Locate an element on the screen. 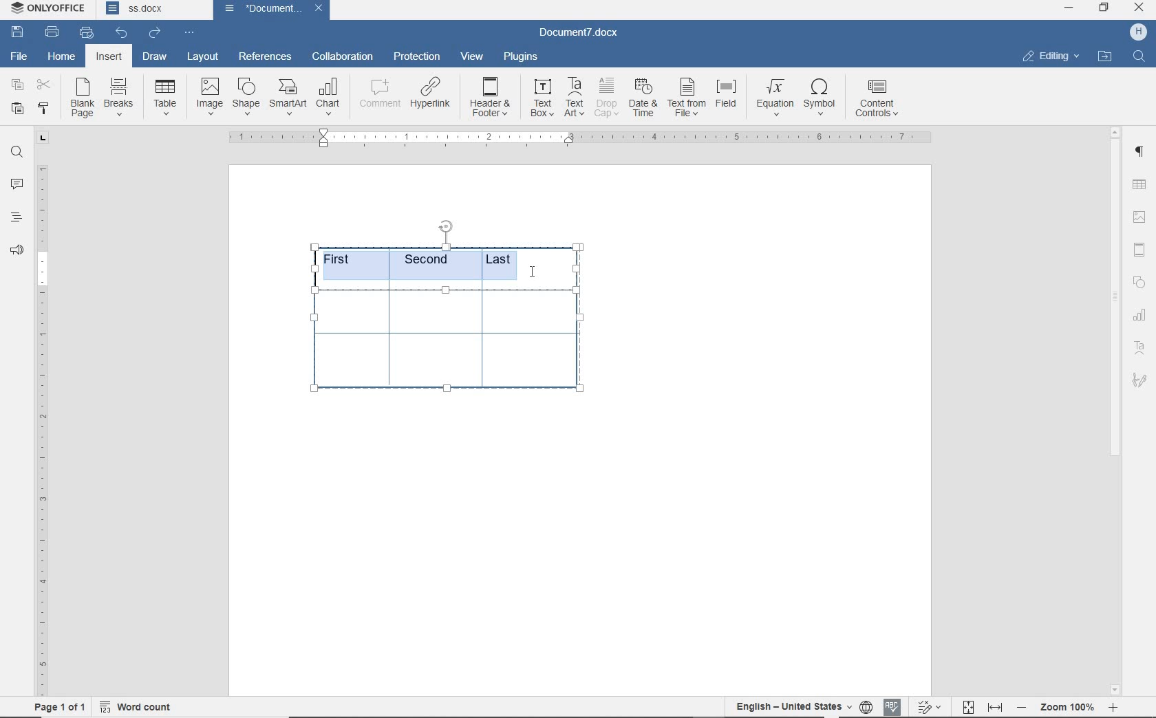 This screenshot has height=718, width=1156. equation is located at coordinates (775, 98).